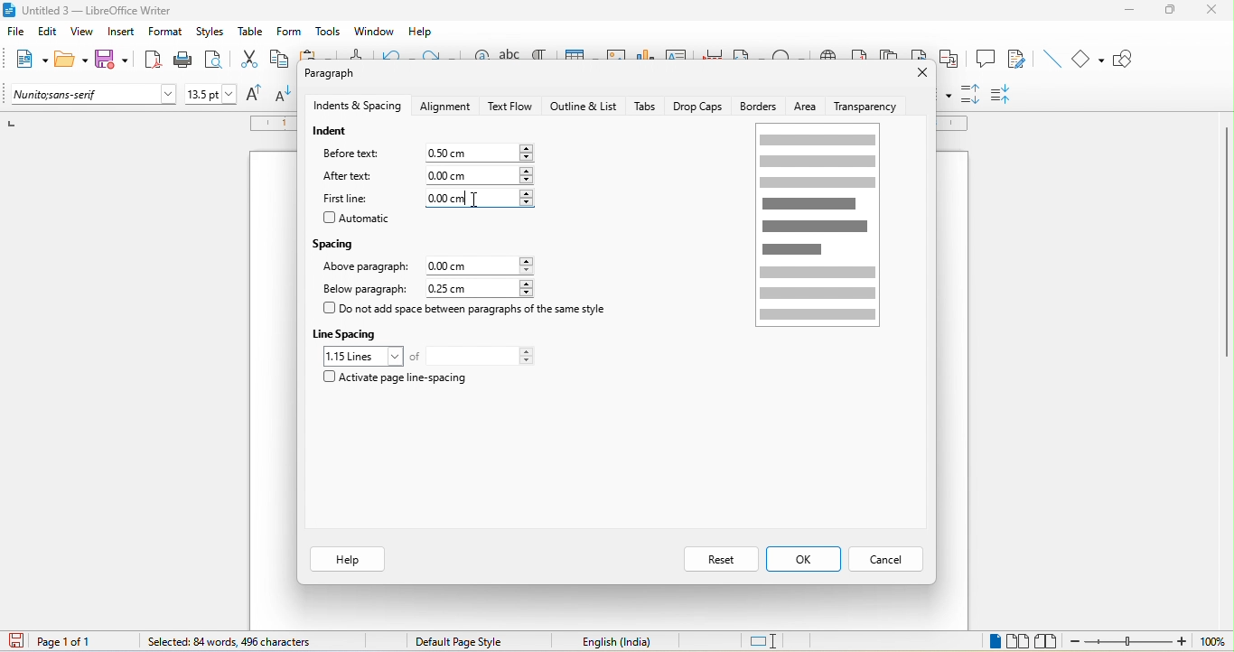 This screenshot has width=1234, height=652. I want to click on table, so click(251, 31).